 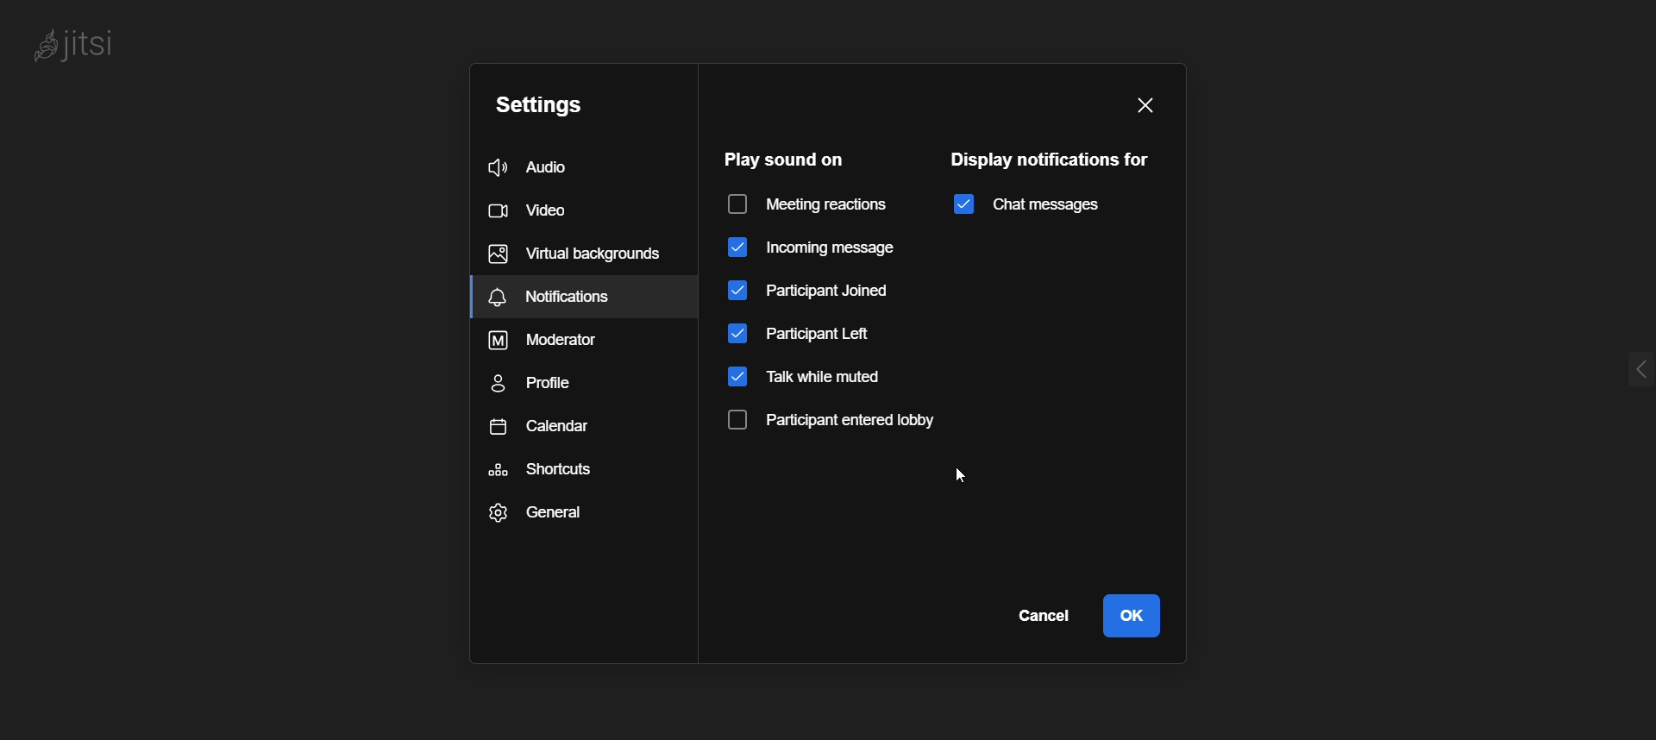 I want to click on Play sound on, so click(x=780, y=158).